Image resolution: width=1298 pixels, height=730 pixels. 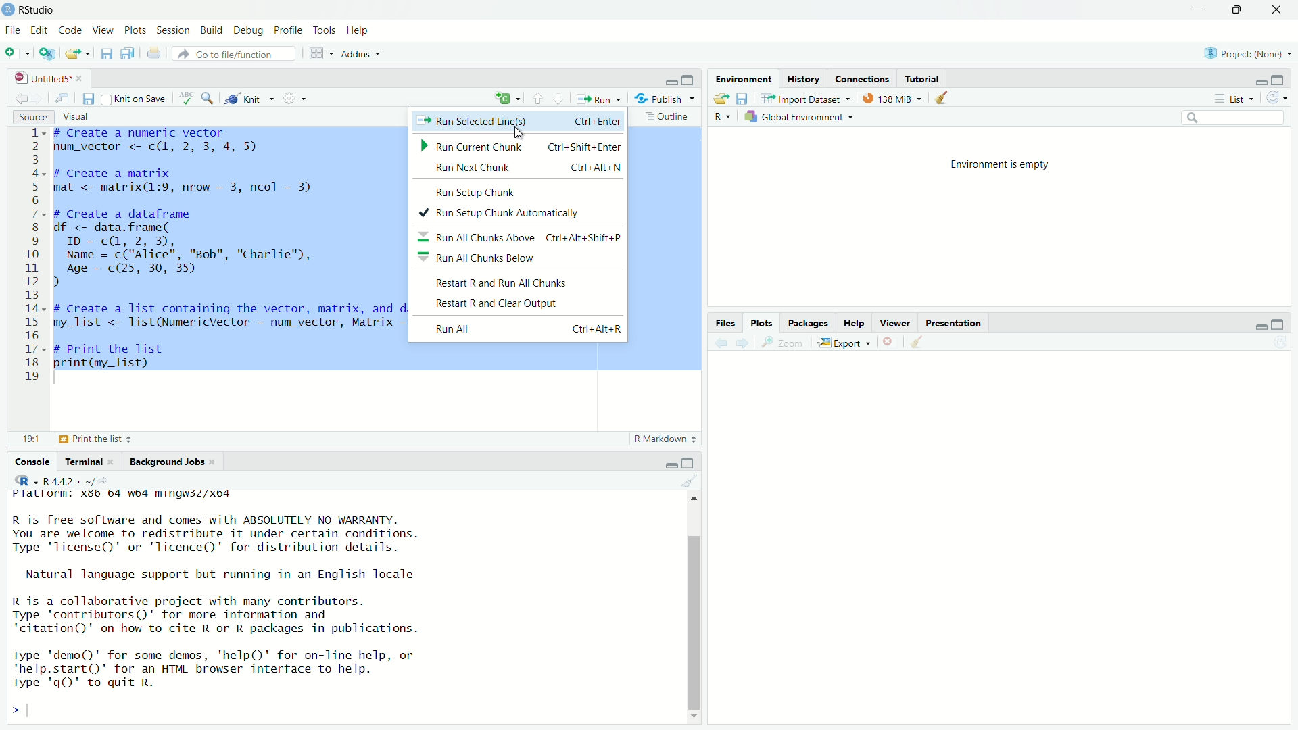 What do you see at coordinates (960, 322) in the screenshot?
I see `Presentation` at bounding box center [960, 322].